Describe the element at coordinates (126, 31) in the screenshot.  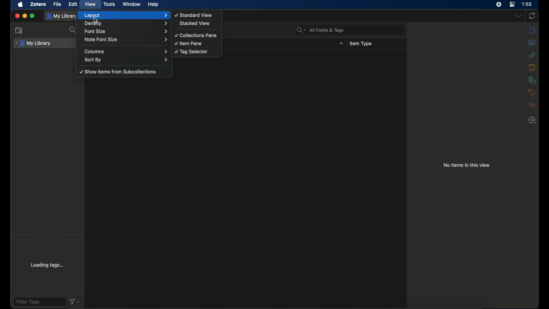
I see `font size` at that location.